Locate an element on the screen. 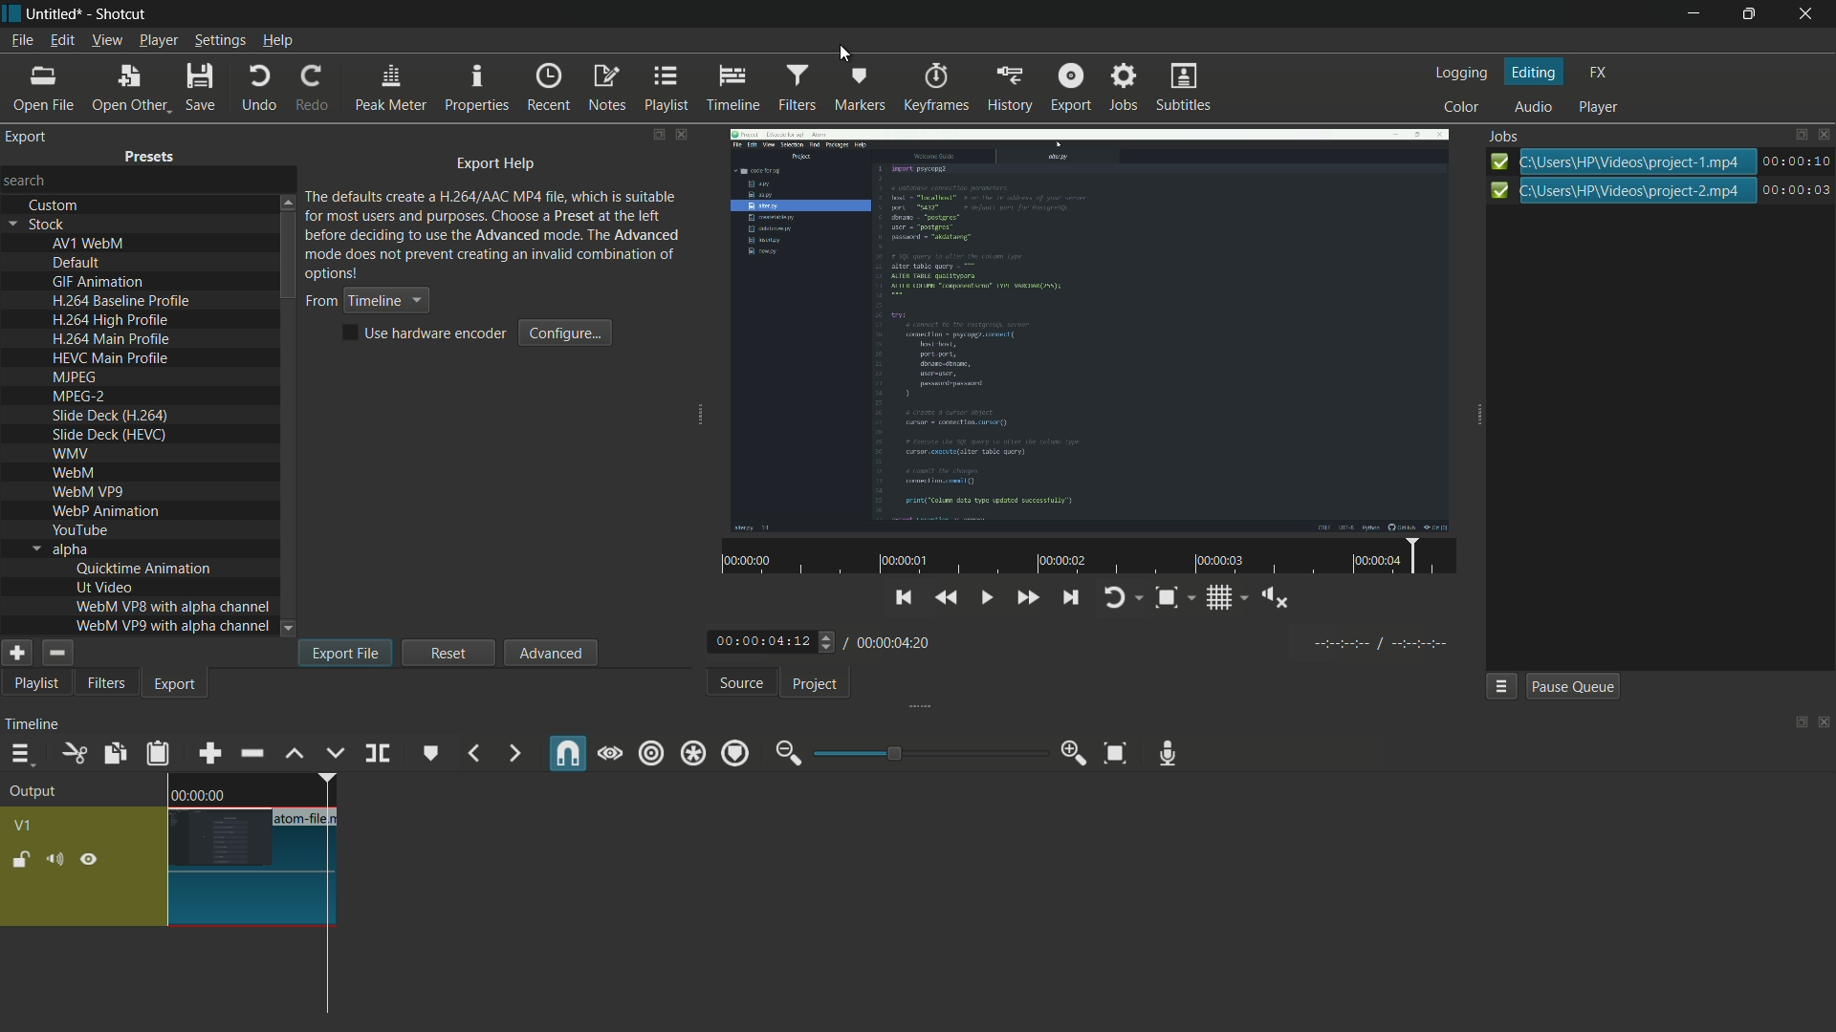 The image size is (1836, 1032). open other is located at coordinates (130, 87).